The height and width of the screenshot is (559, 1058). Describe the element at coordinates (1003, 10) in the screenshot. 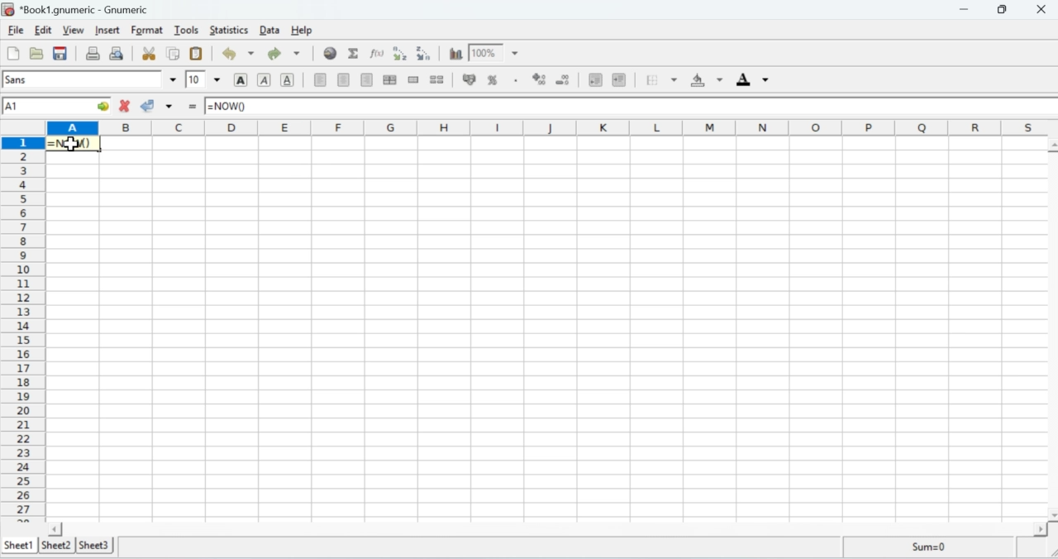

I see `Restore down` at that location.